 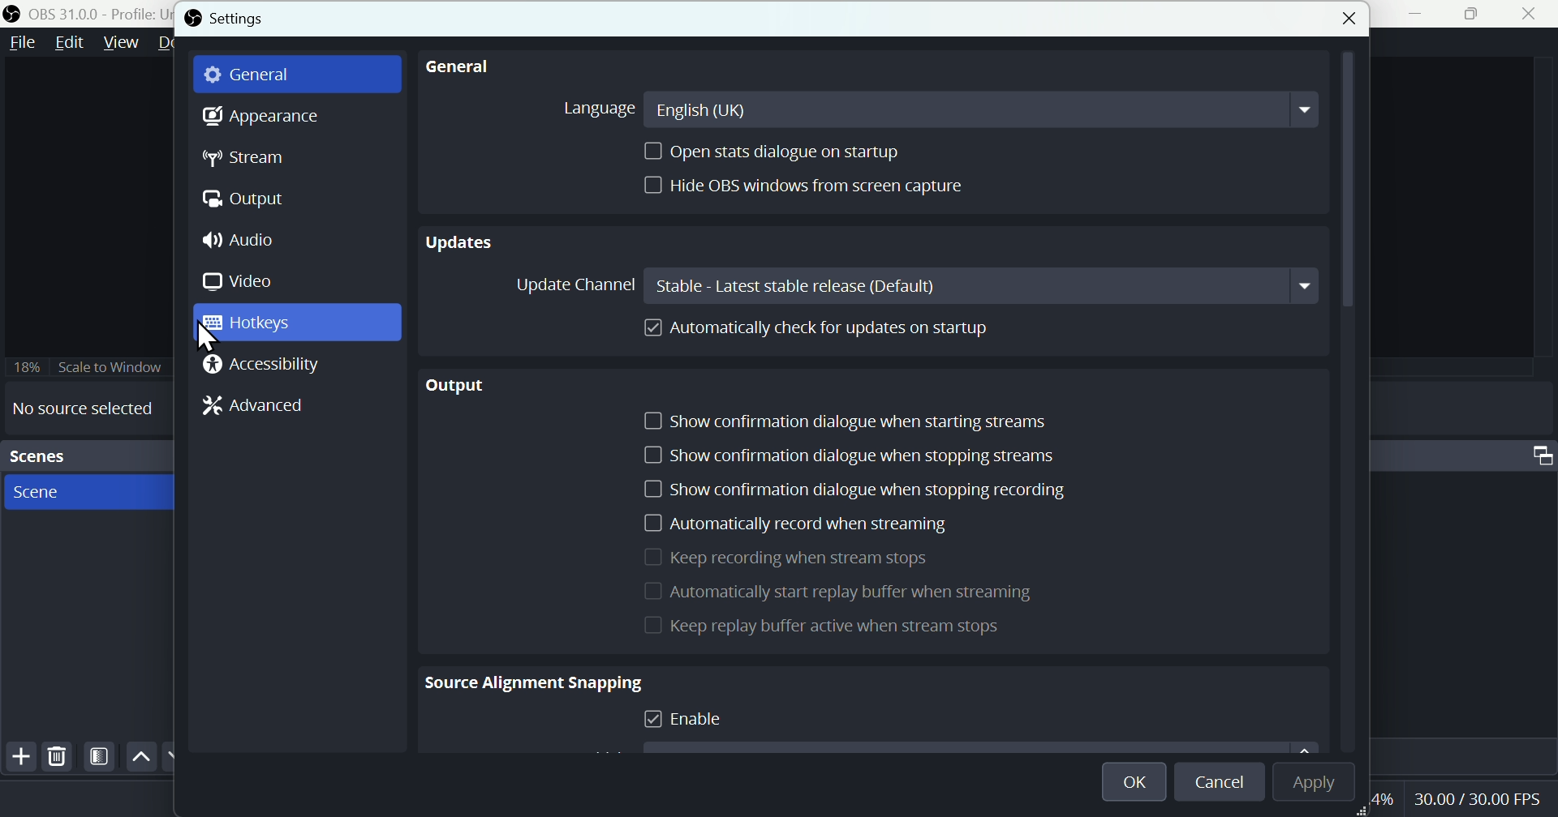 I want to click on O K, so click(x=1133, y=781).